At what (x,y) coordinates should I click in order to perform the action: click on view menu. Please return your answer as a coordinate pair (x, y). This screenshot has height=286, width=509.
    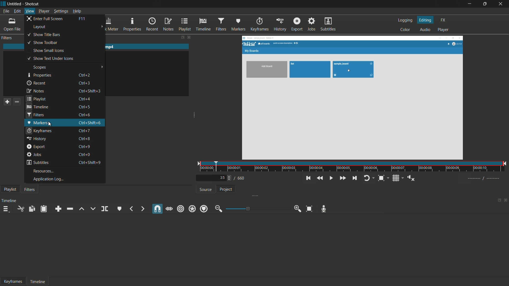
    Looking at the image, I should click on (29, 11).